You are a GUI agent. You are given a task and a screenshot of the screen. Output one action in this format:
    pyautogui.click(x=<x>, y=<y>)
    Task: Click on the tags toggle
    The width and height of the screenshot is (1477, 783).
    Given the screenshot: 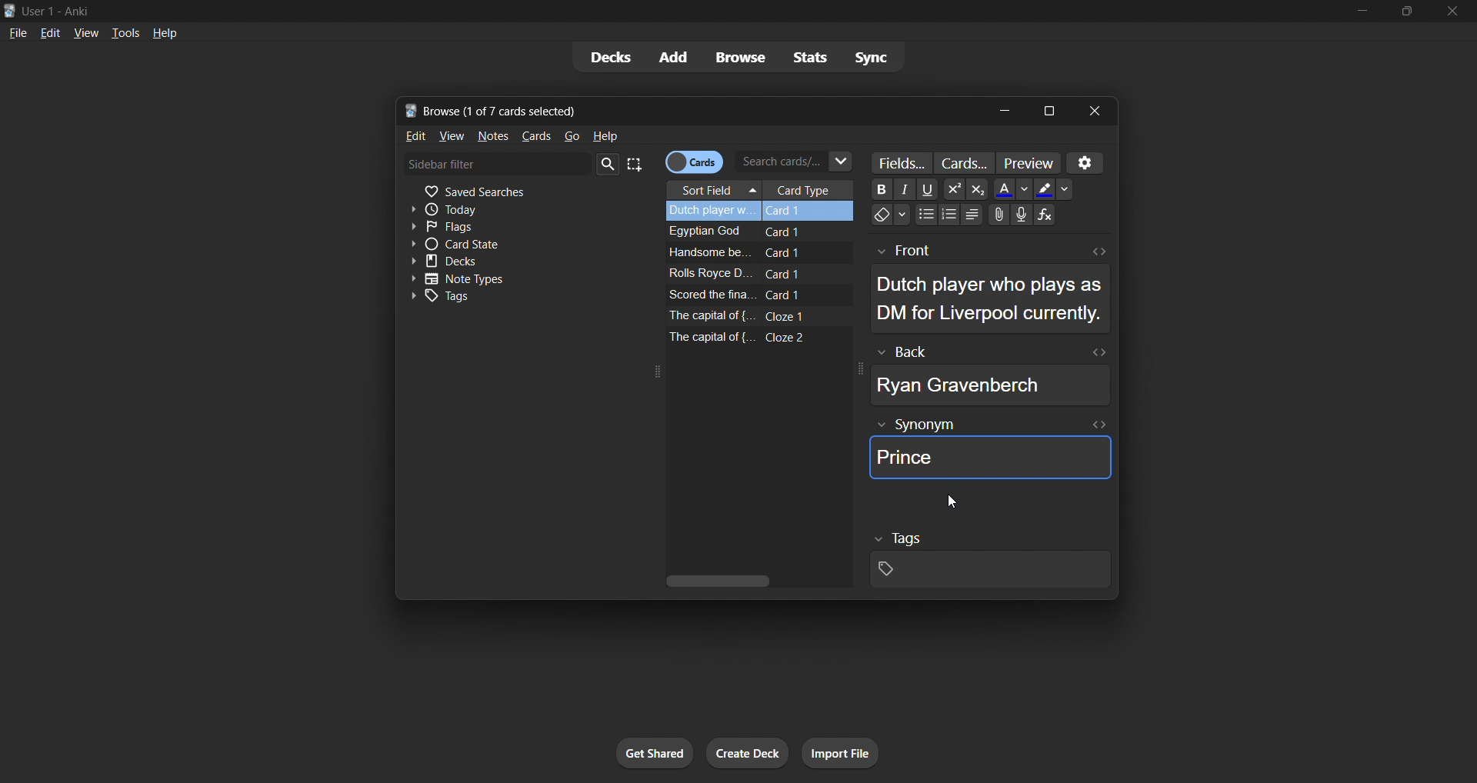 What is the action you would take?
    pyautogui.click(x=495, y=298)
    